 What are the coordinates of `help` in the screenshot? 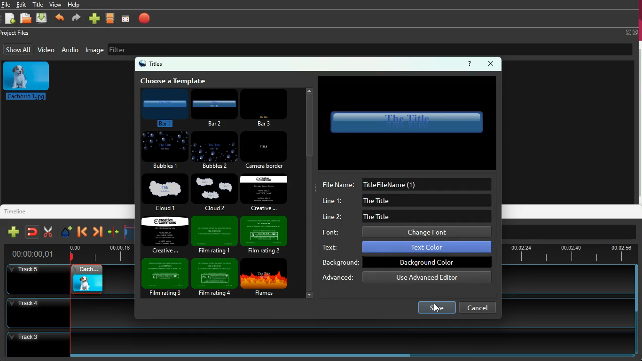 It's located at (470, 63).